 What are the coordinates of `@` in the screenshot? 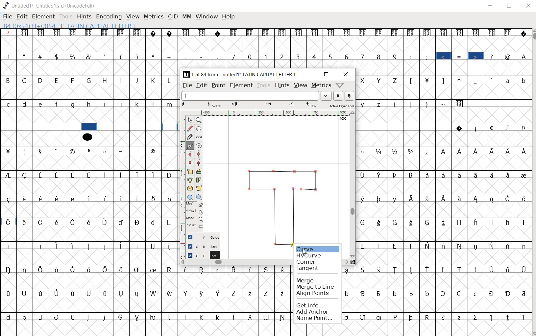 It's located at (509, 57).